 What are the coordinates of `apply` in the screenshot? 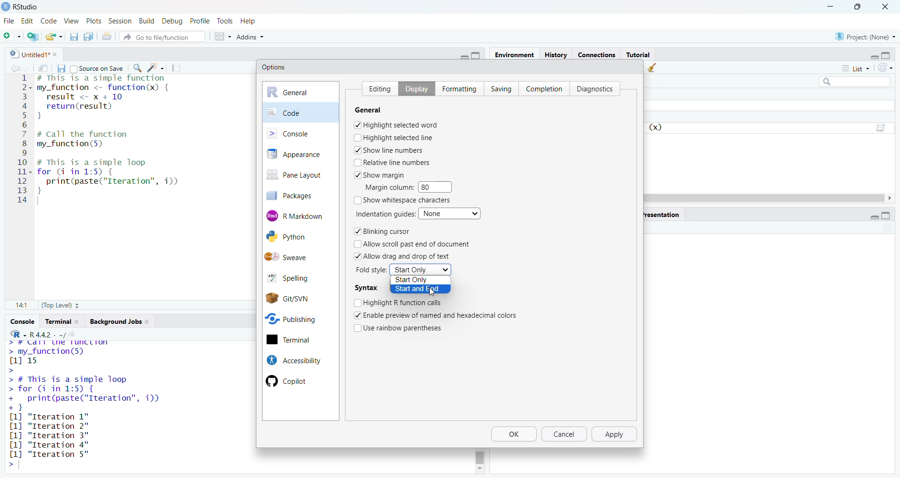 It's located at (616, 434).